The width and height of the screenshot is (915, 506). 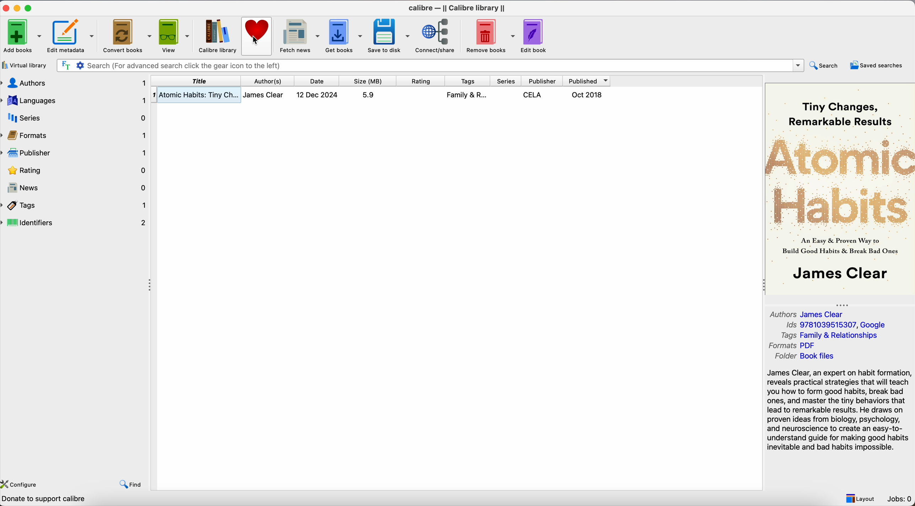 What do you see at coordinates (899, 499) in the screenshot?
I see `Jobs: 0` at bounding box center [899, 499].